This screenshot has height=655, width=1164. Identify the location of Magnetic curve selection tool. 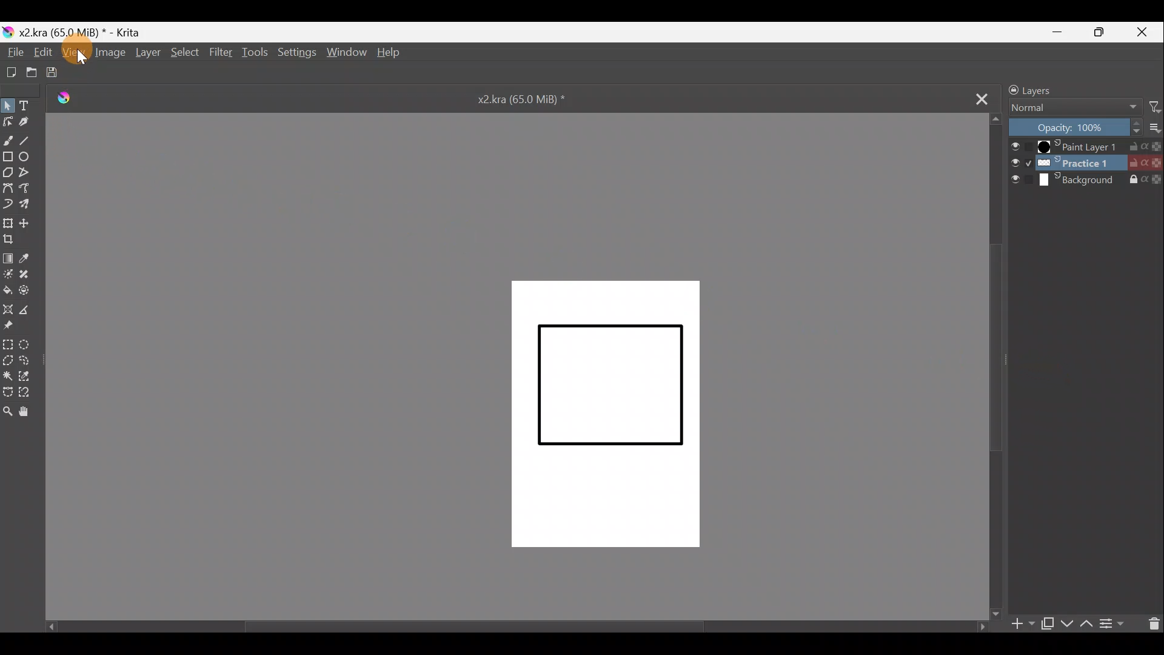
(30, 390).